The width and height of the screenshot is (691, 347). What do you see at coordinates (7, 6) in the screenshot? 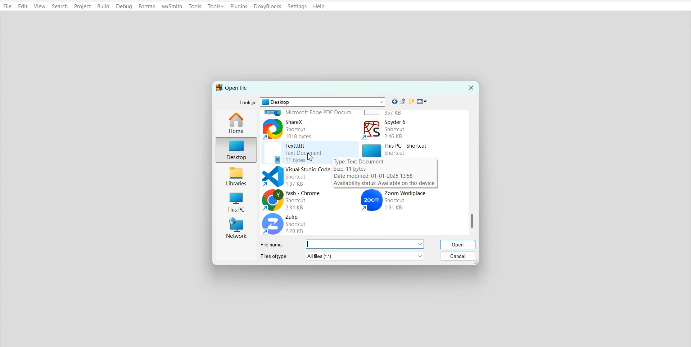
I see `File` at bounding box center [7, 6].